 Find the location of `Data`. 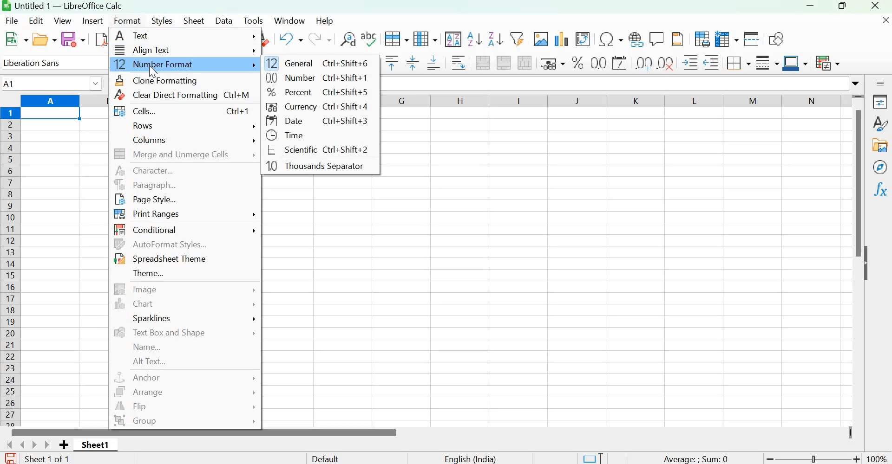

Data is located at coordinates (224, 20).